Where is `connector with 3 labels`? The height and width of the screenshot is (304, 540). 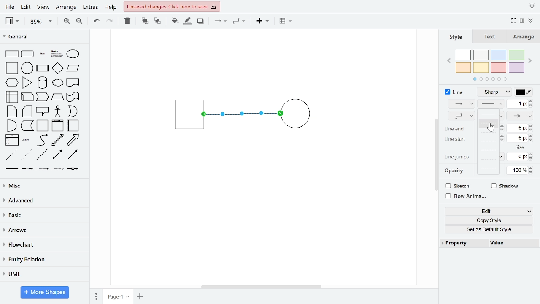
connector with 3 labels is located at coordinates (59, 169).